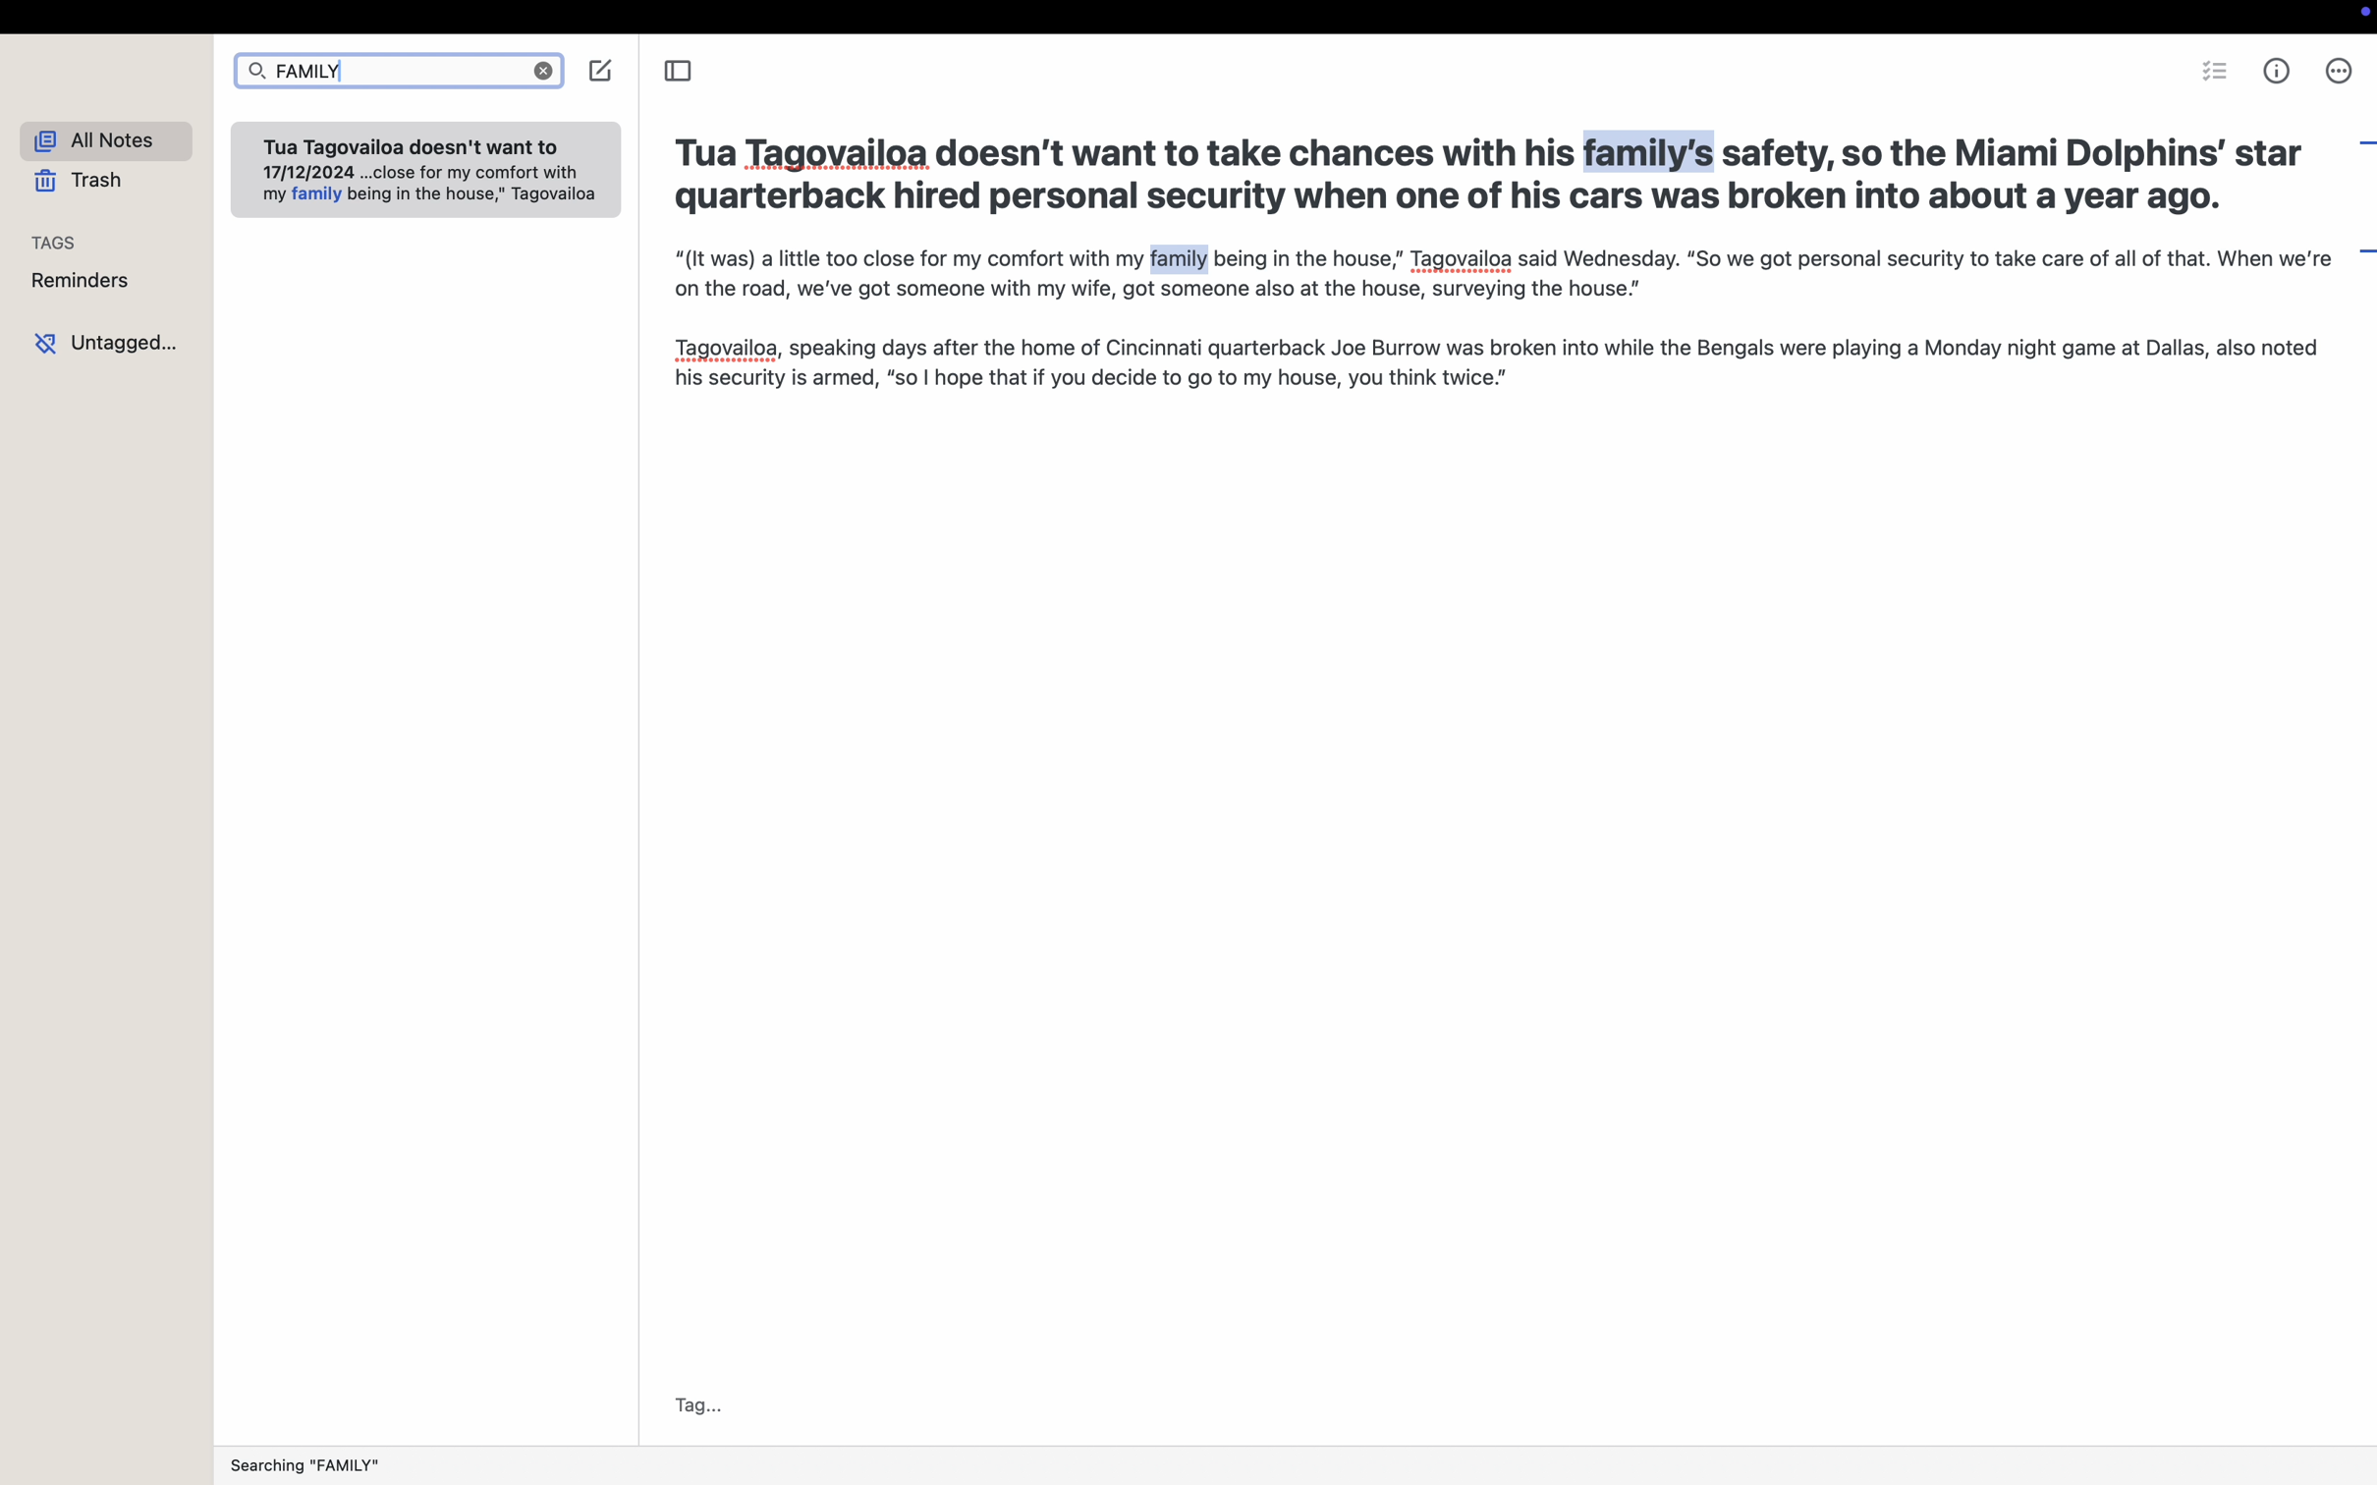  What do you see at coordinates (1653, 151) in the screenshot?
I see `keyword` at bounding box center [1653, 151].